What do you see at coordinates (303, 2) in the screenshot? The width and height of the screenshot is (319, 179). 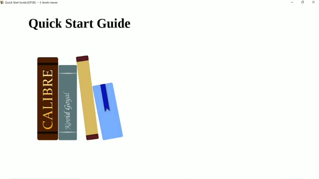 I see `Restore down` at bounding box center [303, 2].